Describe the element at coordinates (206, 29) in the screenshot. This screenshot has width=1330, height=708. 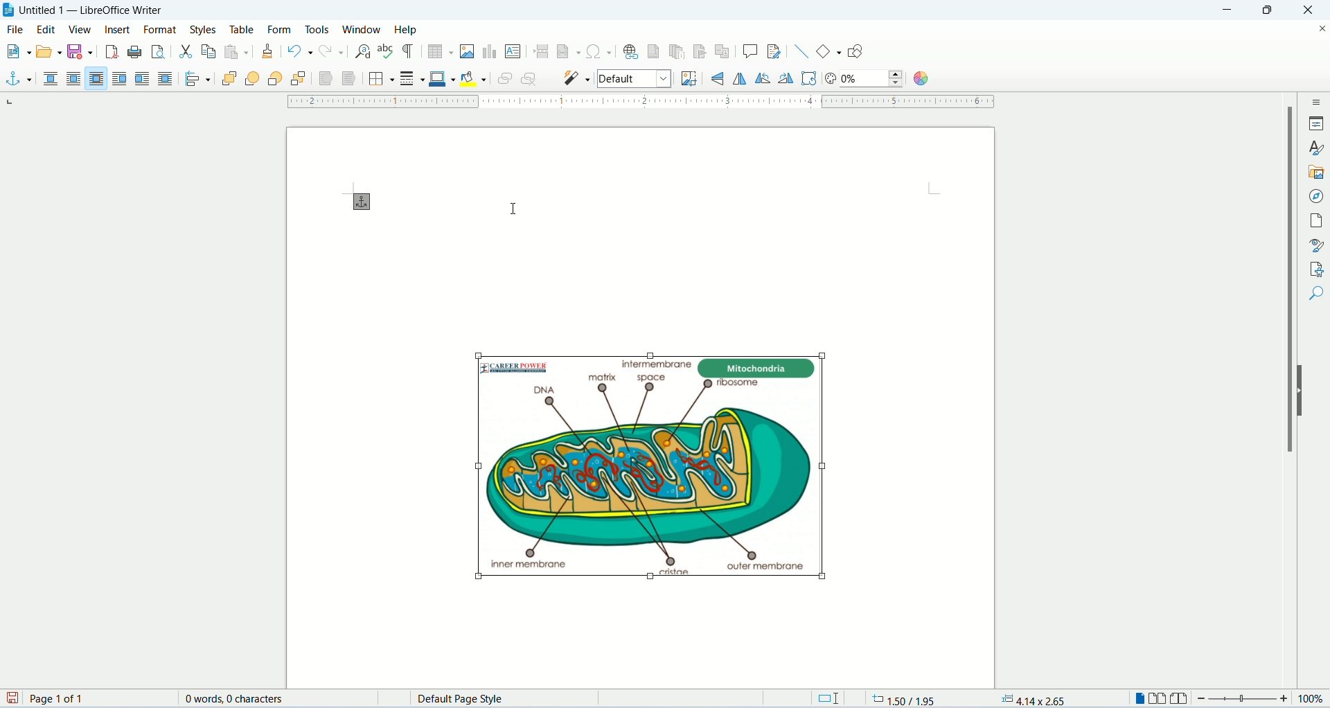
I see `styles` at that location.